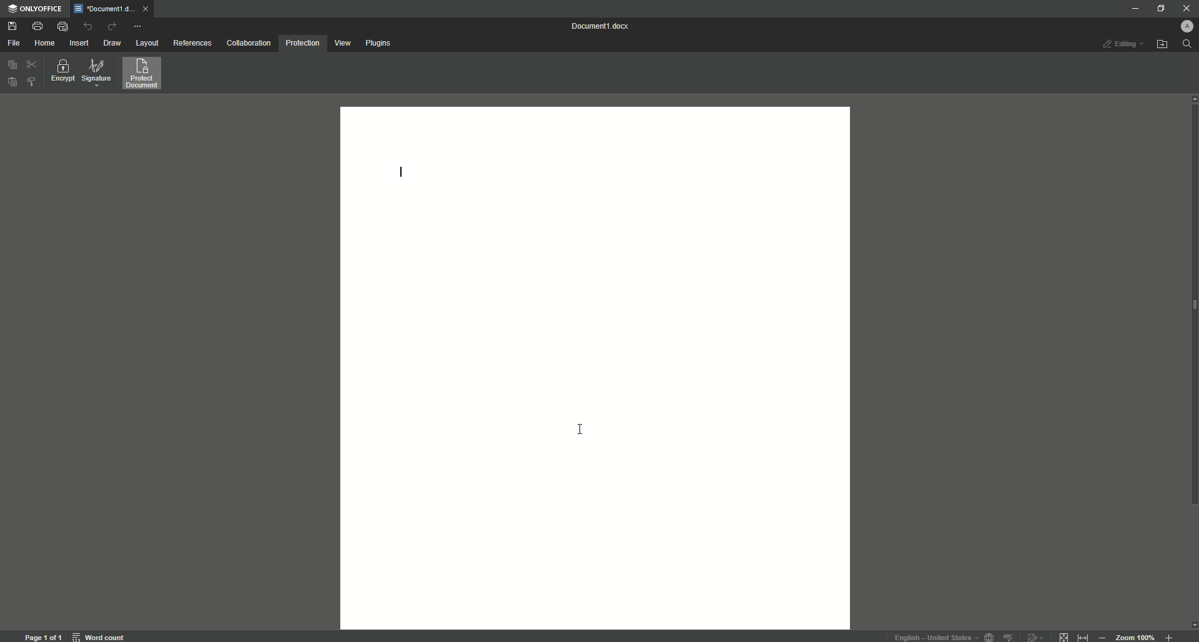  I want to click on Signature, so click(97, 73).